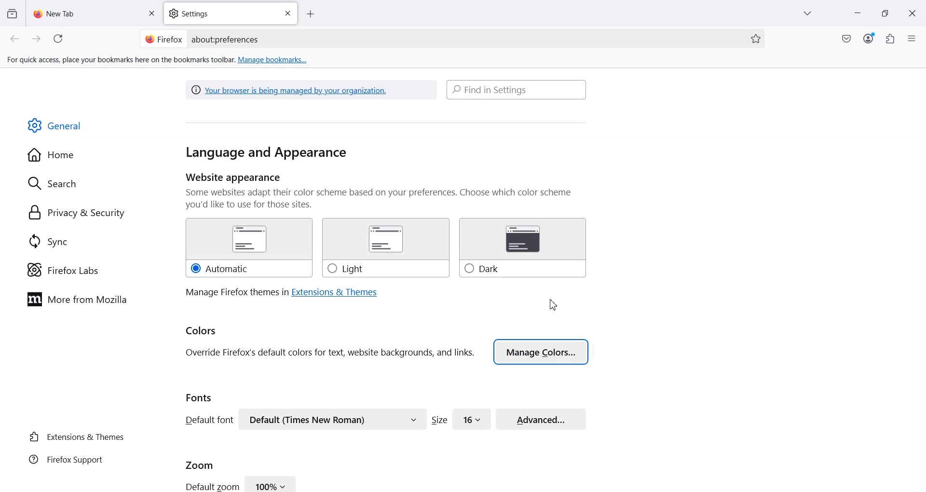  Describe the element at coordinates (158, 60) in the screenshot. I see `For quick access, place your bookmarks here on the bookmarks toolbar. Manage bookmarks...` at that location.